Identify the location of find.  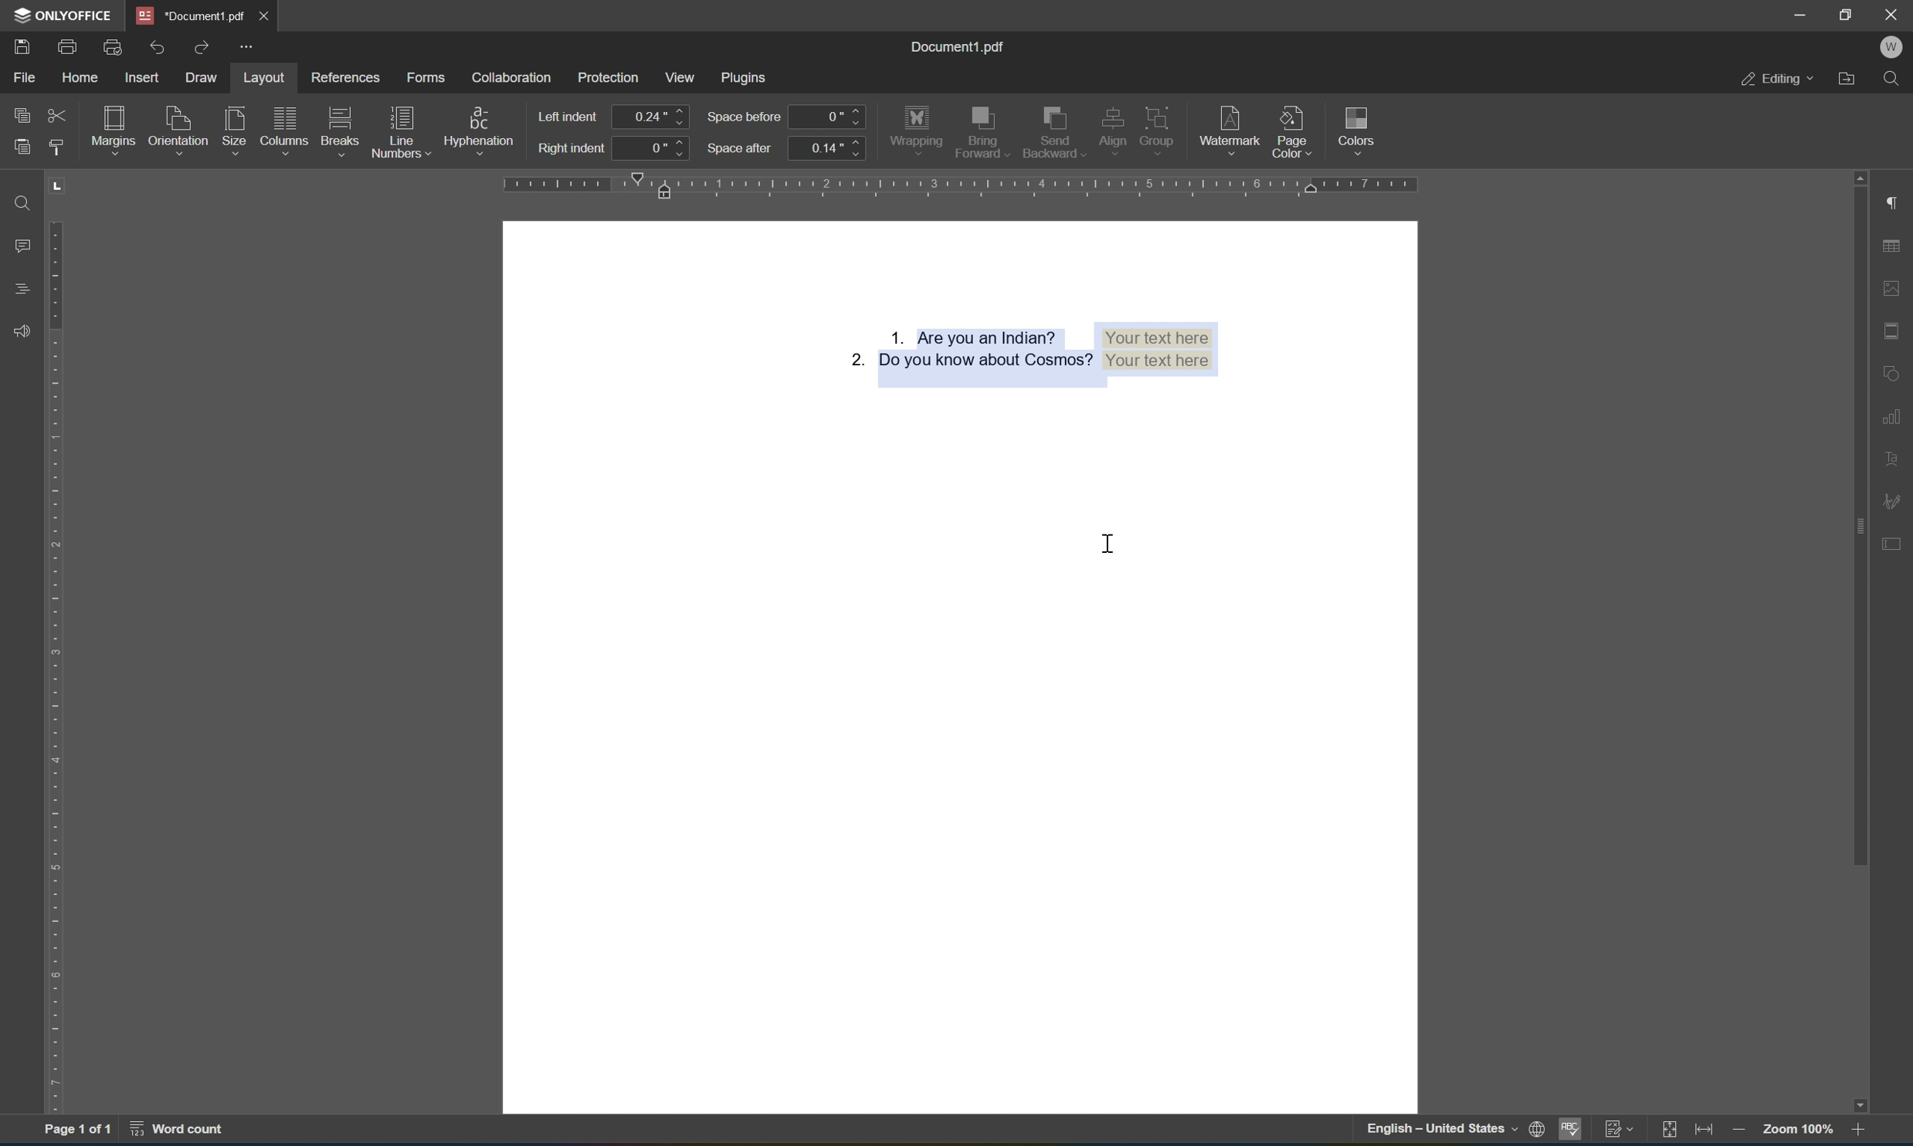
(1898, 79).